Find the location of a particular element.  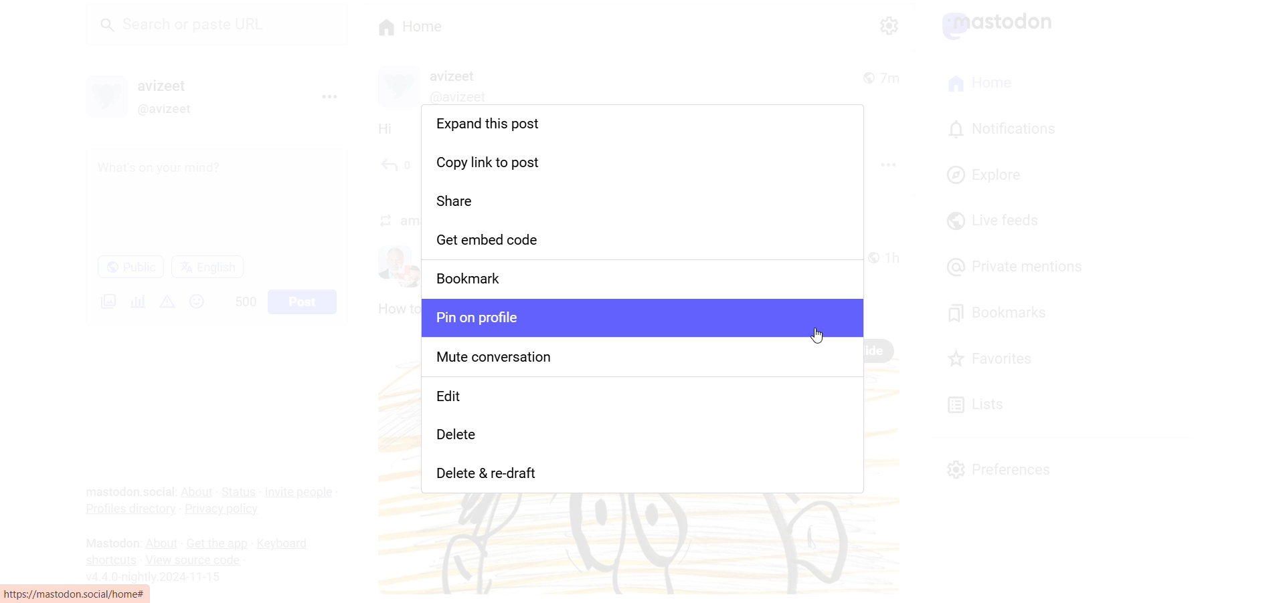

Profiles directories is located at coordinates (128, 511).